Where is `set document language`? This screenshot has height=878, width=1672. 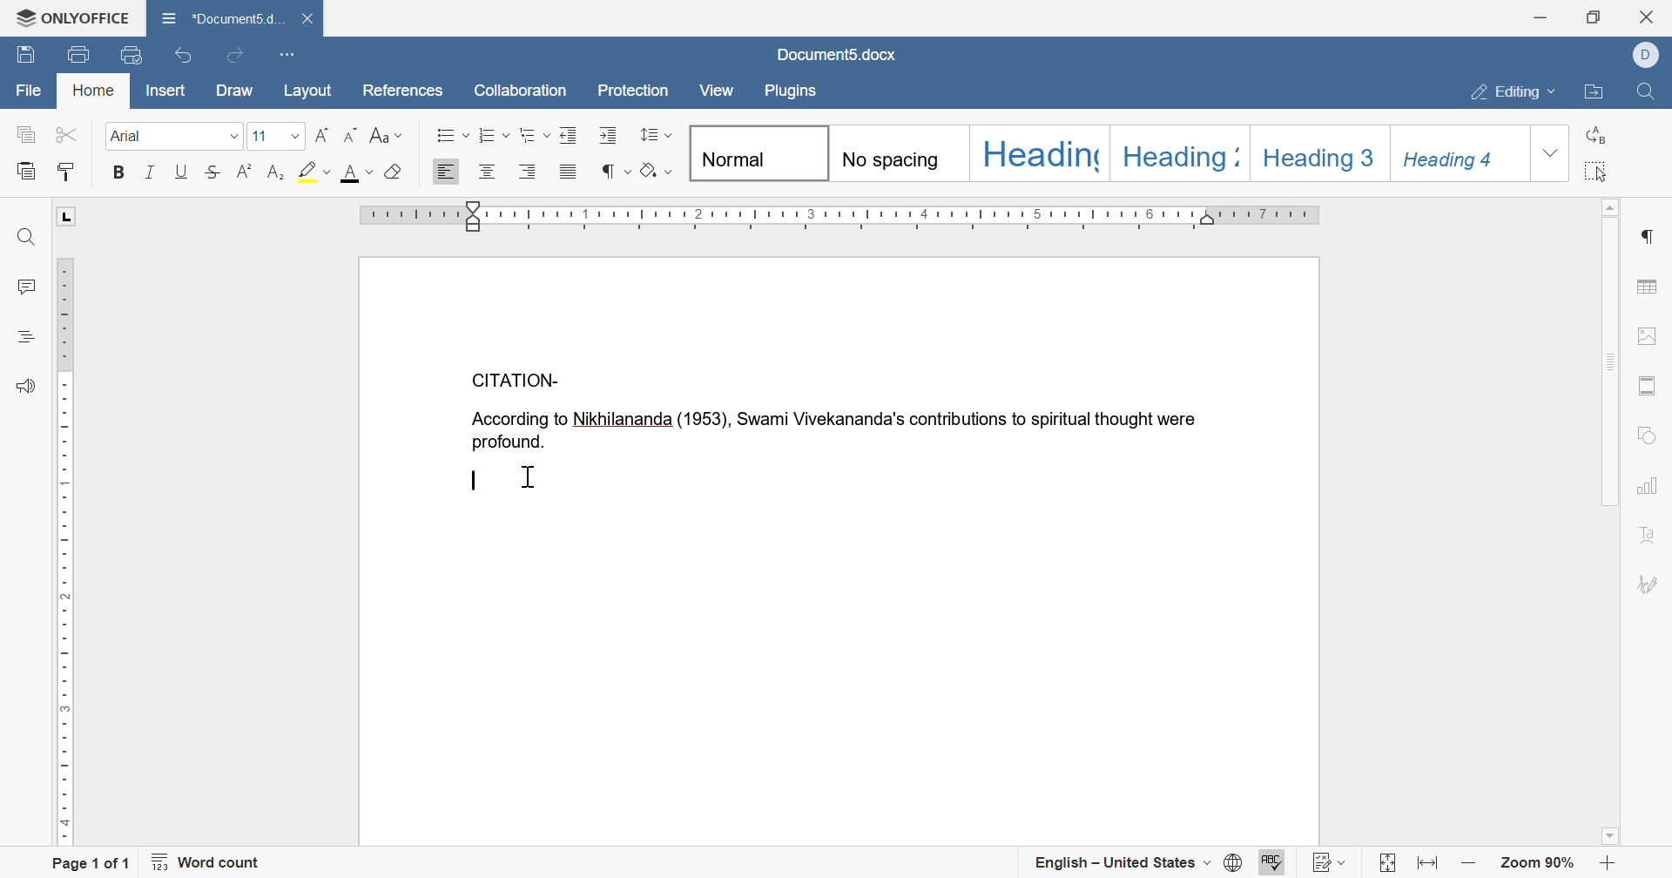
set document language is located at coordinates (1236, 863).